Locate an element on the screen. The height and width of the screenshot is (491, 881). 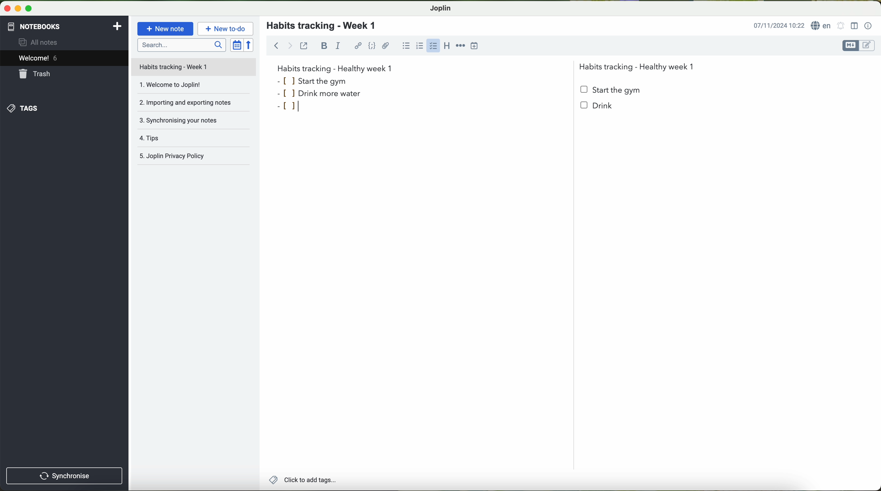
habits tracking - week 1 is located at coordinates (325, 26).